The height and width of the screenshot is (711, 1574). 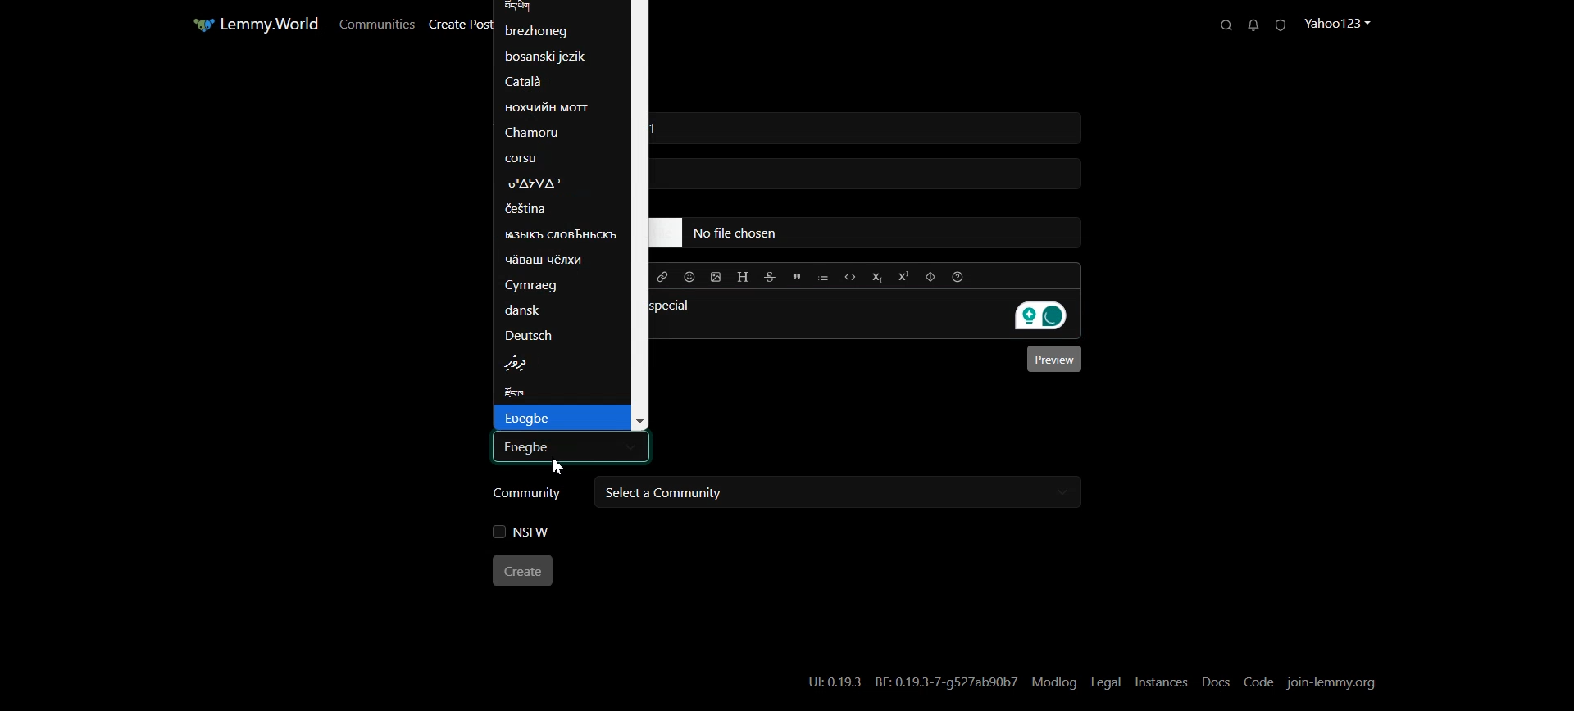 I want to click on Strikethrough, so click(x=771, y=277).